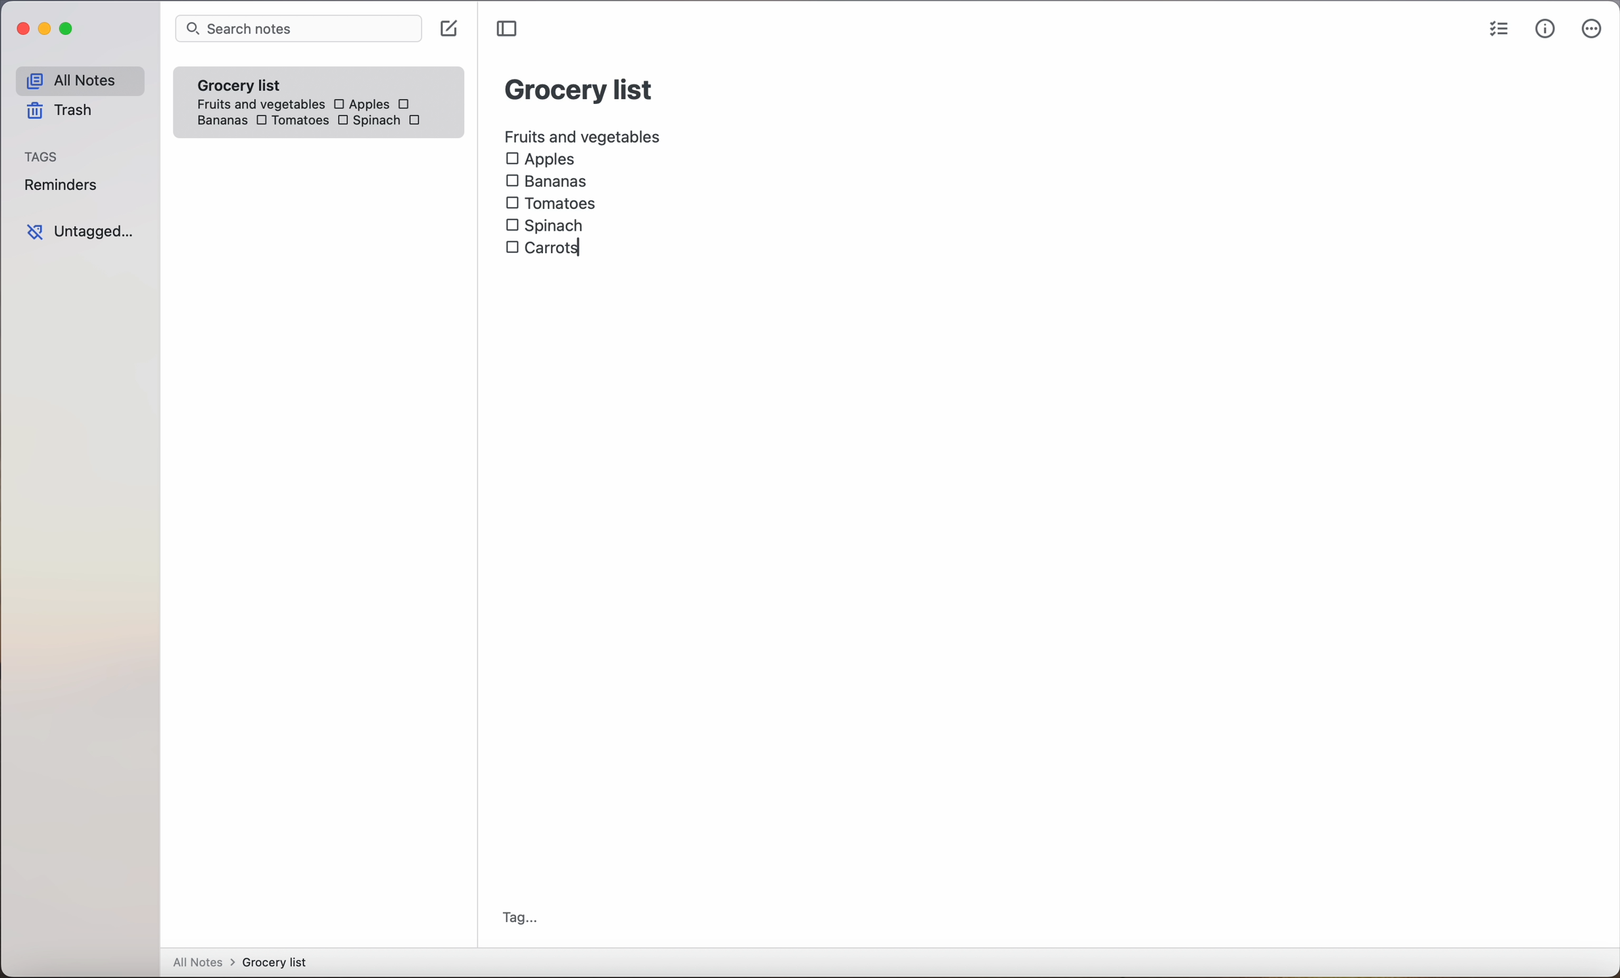 Image resolution: width=1620 pixels, height=978 pixels. Describe the element at coordinates (291, 122) in the screenshot. I see `Tomatoes checkbox` at that location.